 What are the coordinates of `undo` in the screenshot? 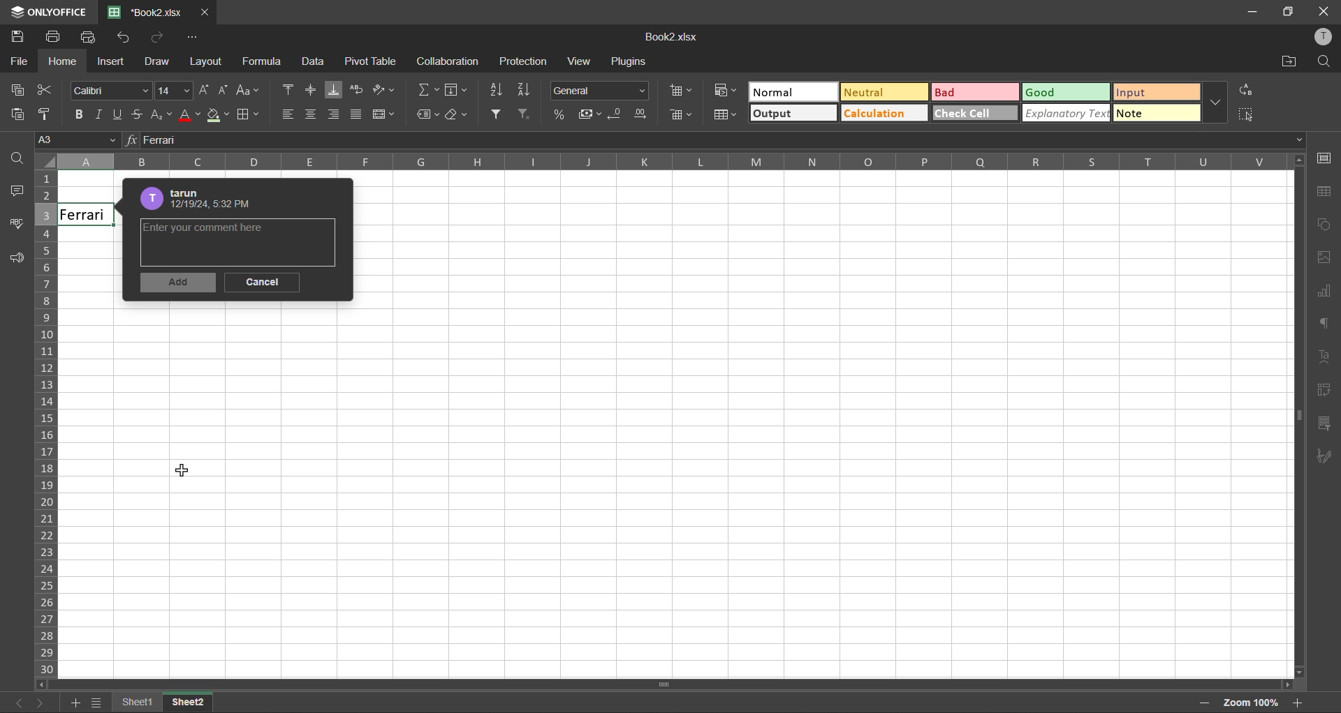 It's located at (124, 36).